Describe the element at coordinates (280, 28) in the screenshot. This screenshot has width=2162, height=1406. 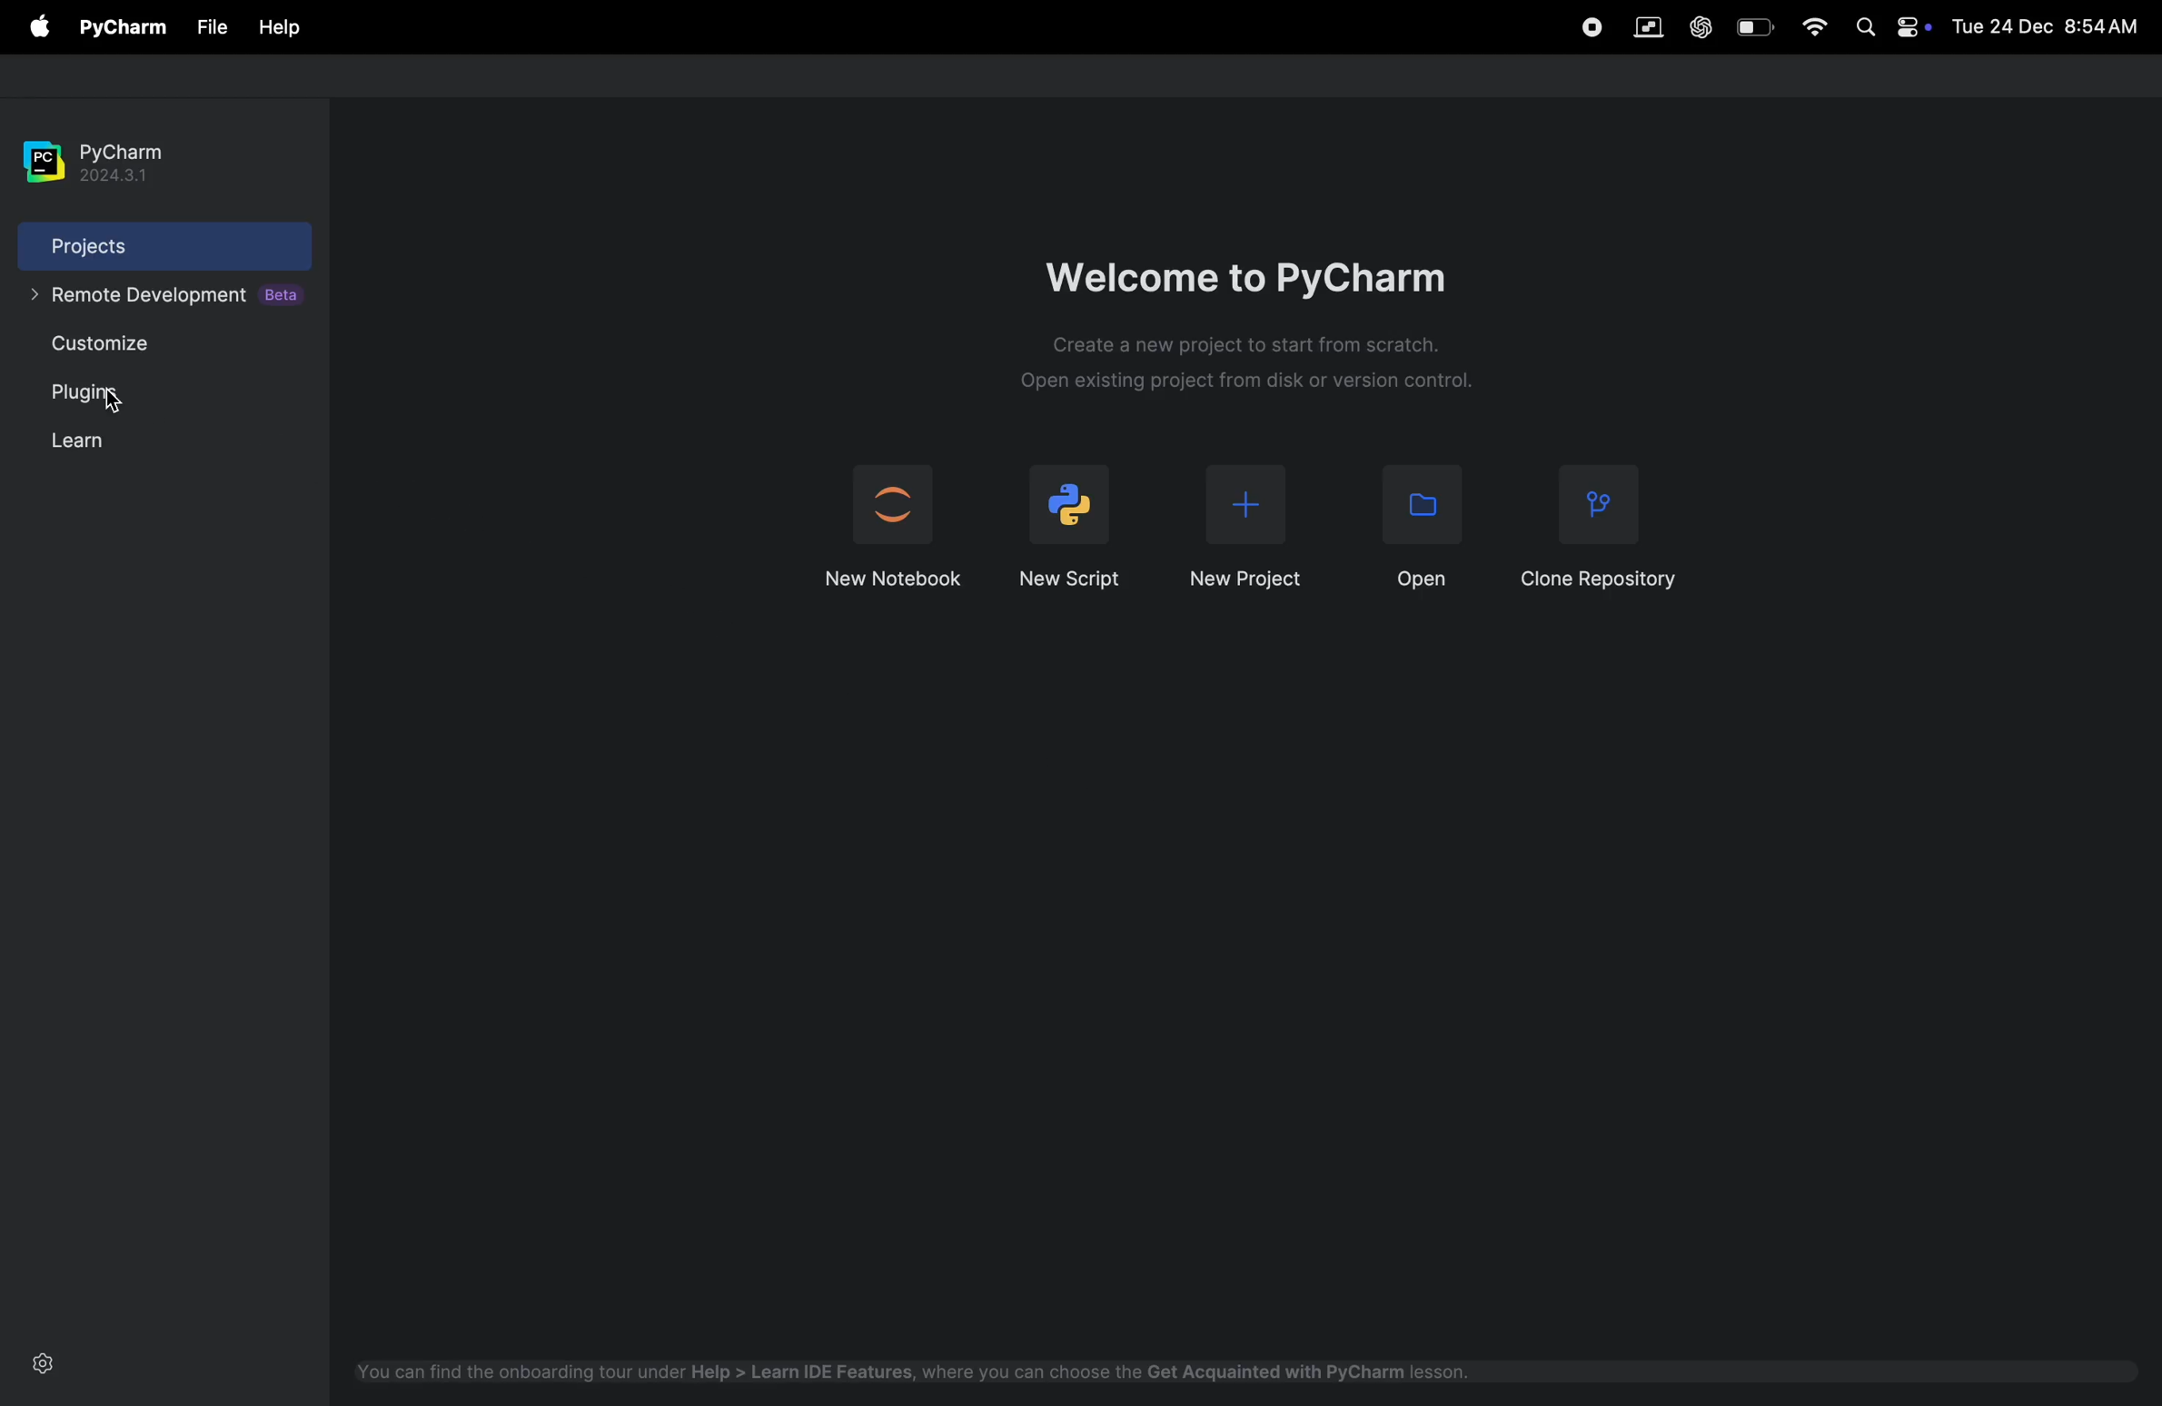
I see `Help` at that location.